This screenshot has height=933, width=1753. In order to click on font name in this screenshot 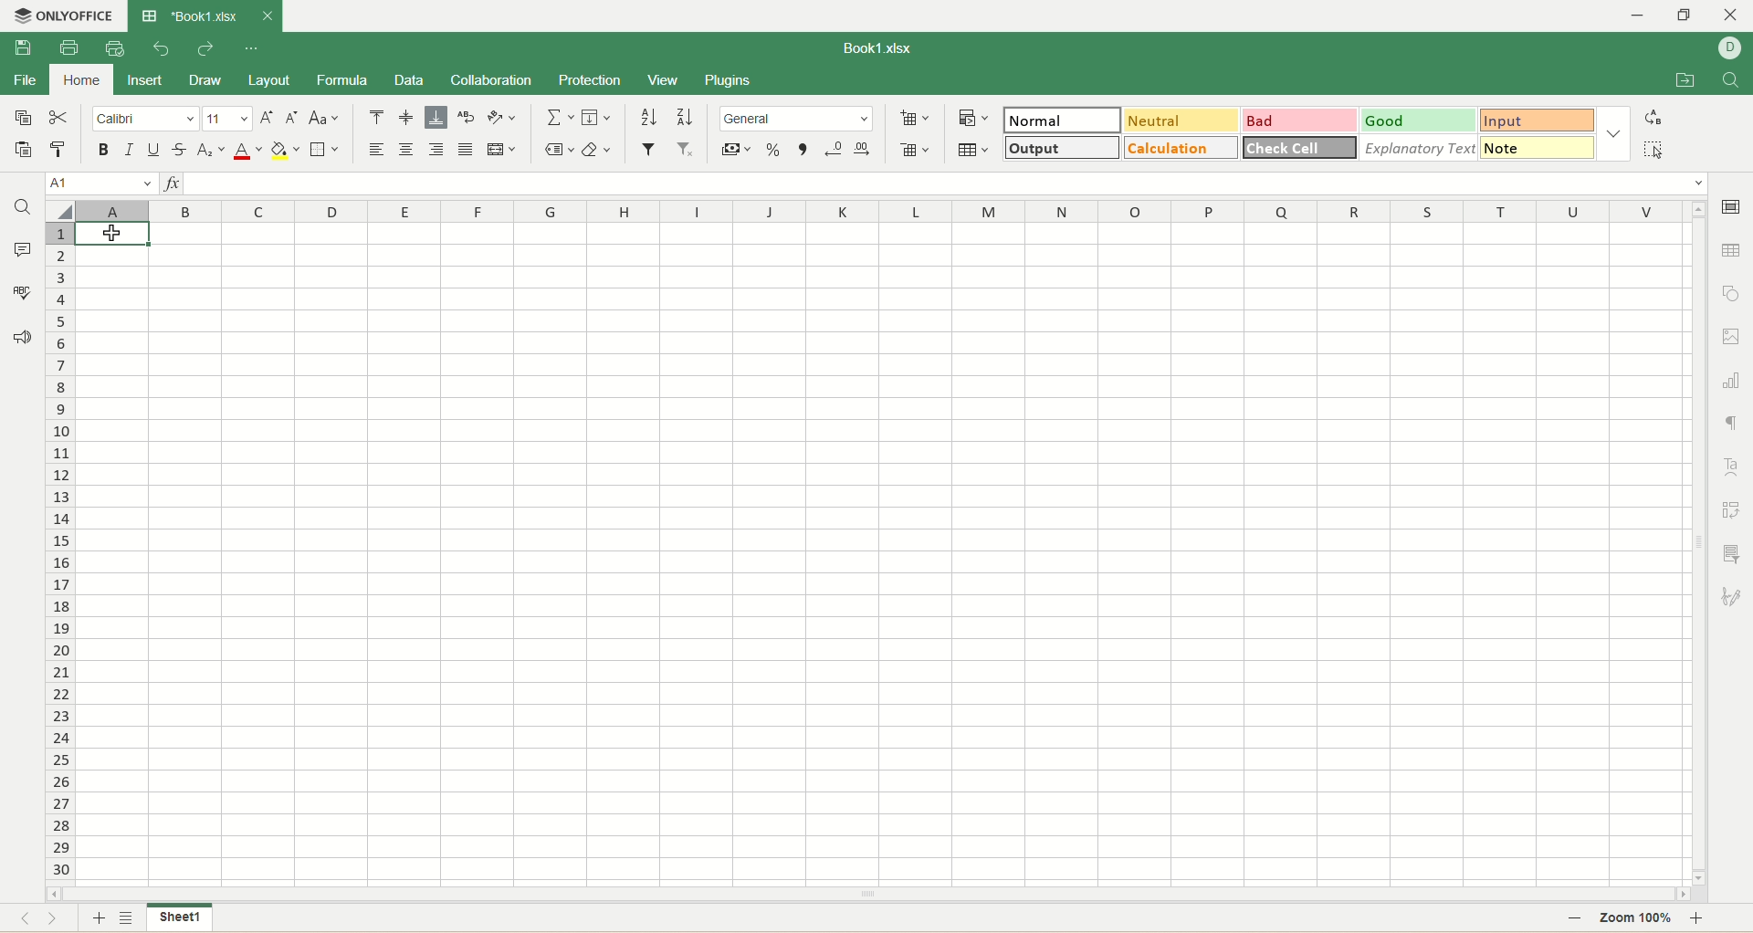, I will do `click(144, 119)`.